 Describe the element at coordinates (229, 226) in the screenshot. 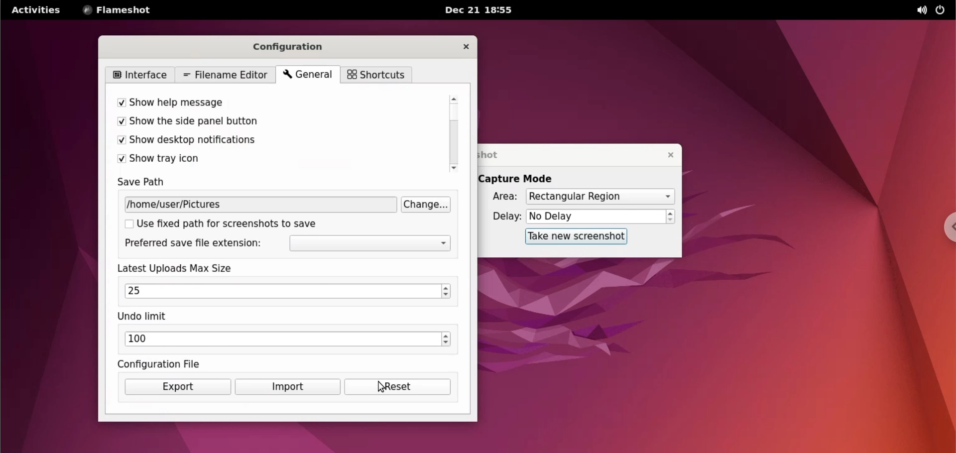

I see `use fixed path for screenshot to save` at that location.